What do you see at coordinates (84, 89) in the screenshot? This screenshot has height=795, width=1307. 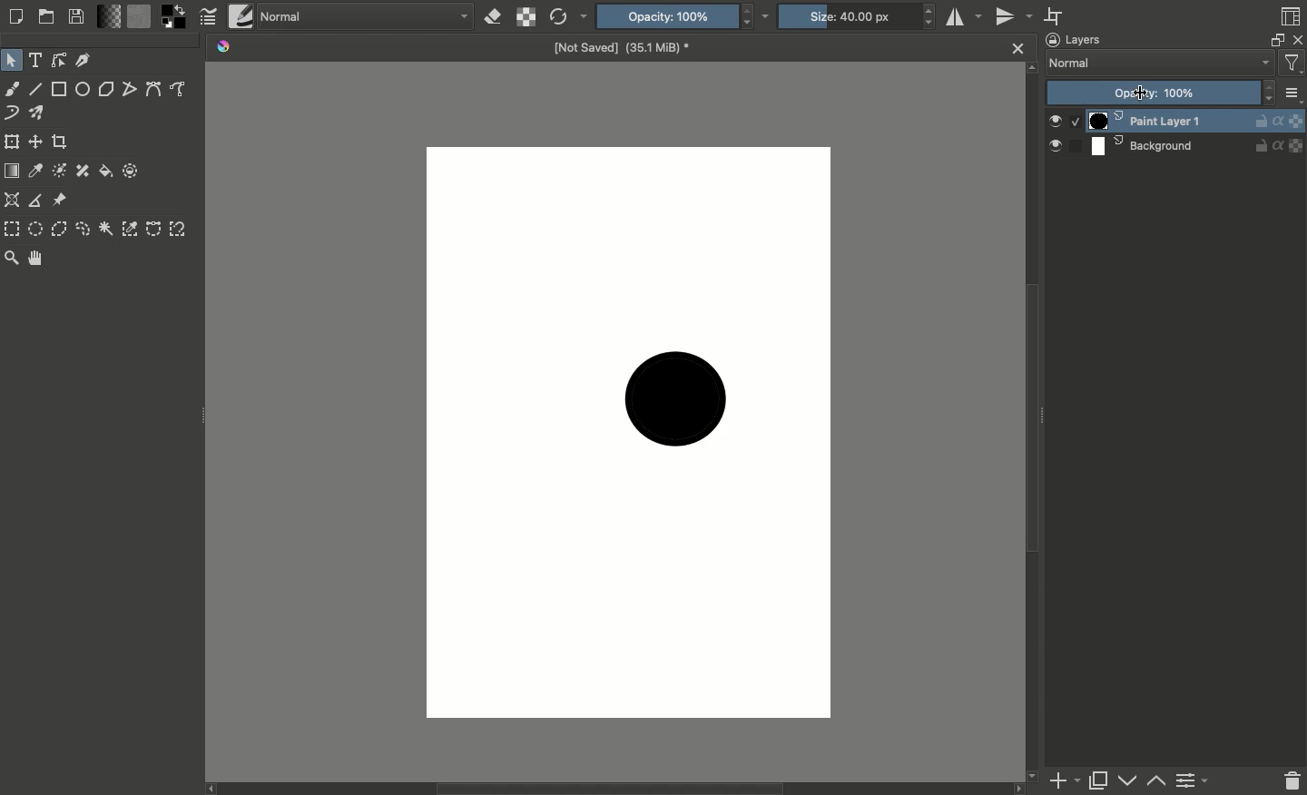 I see `Ellipse` at bounding box center [84, 89].